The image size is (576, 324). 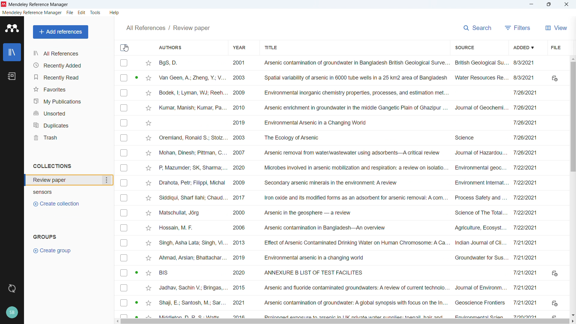 What do you see at coordinates (12, 313) in the screenshot?
I see `Current Profile ` at bounding box center [12, 313].